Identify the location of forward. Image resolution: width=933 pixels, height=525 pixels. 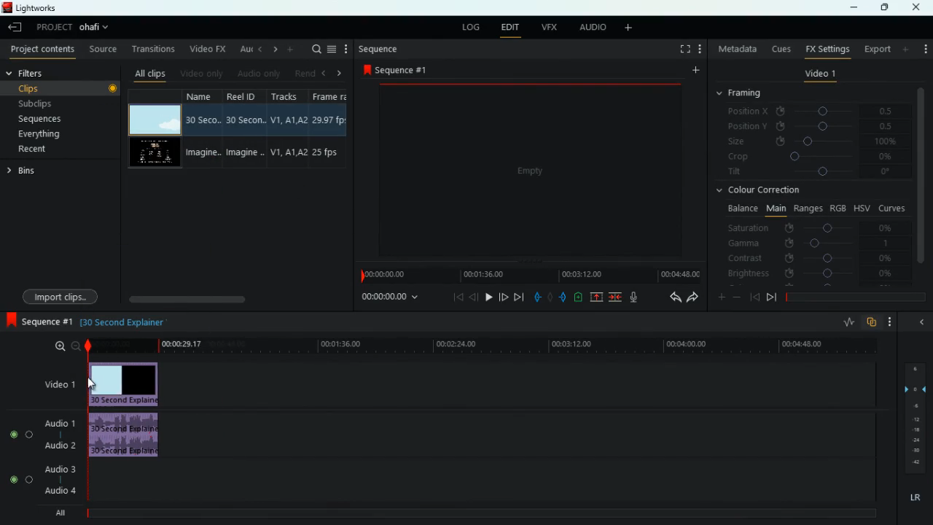
(771, 299).